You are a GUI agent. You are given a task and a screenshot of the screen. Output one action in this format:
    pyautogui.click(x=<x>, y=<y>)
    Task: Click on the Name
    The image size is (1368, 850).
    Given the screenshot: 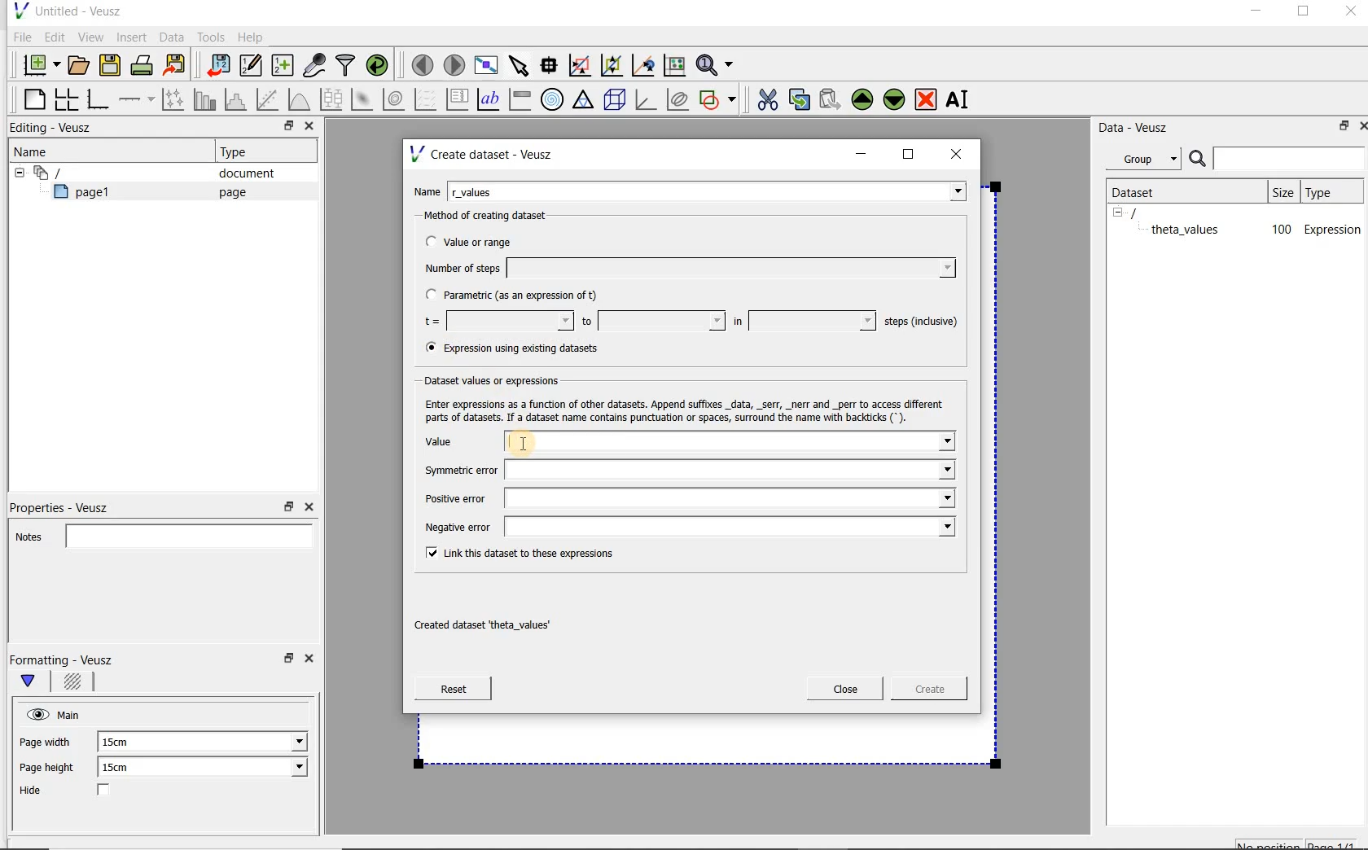 What is the action you would take?
    pyautogui.click(x=36, y=151)
    